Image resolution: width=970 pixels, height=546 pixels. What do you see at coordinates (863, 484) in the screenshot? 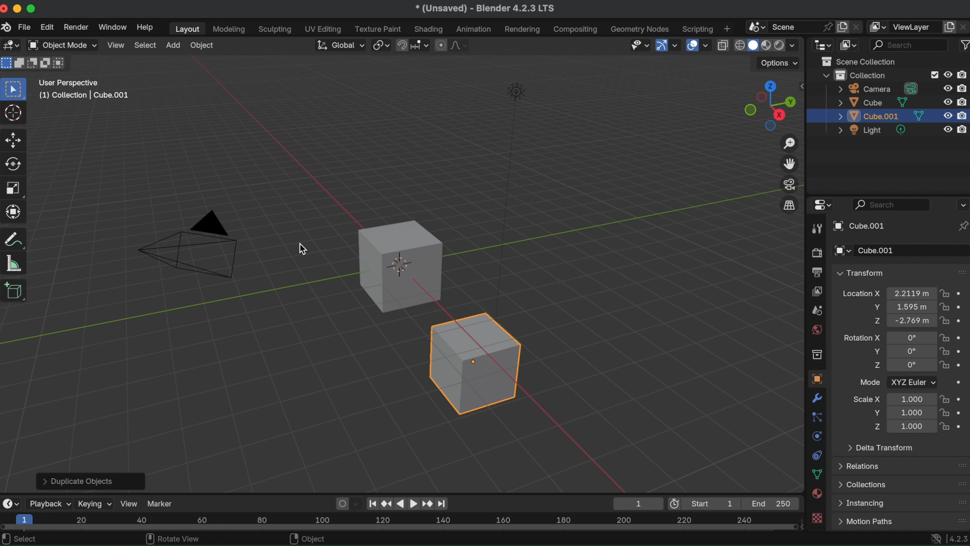
I see `collections` at bounding box center [863, 484].